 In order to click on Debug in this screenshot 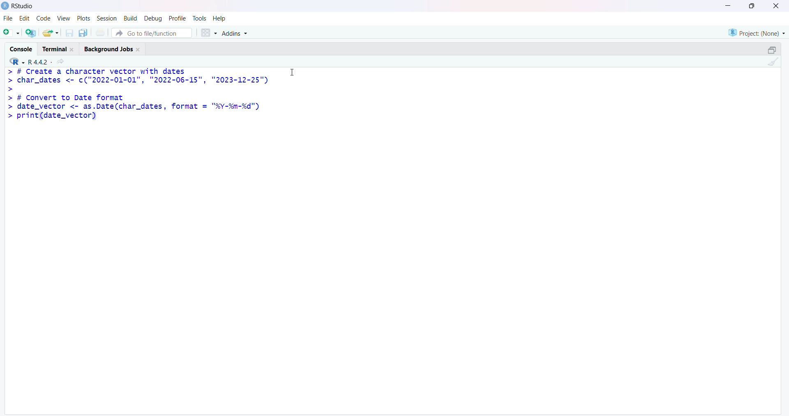, I will do `click(152, 19)`.